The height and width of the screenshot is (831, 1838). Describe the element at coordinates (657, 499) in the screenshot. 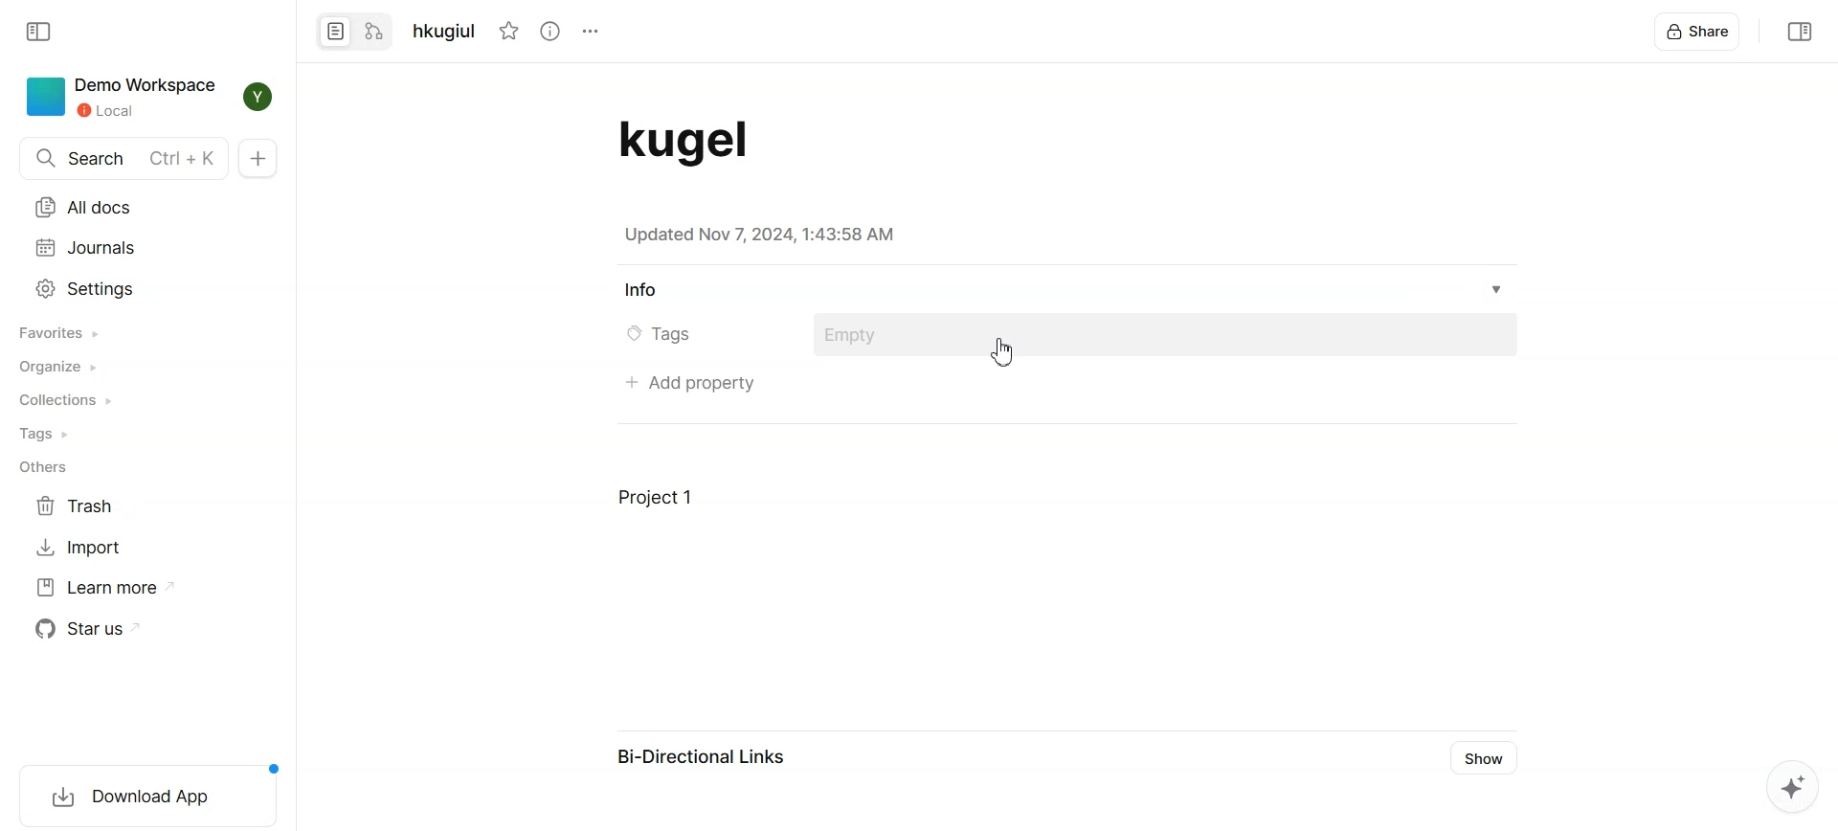

I see `Project 1` at that location.